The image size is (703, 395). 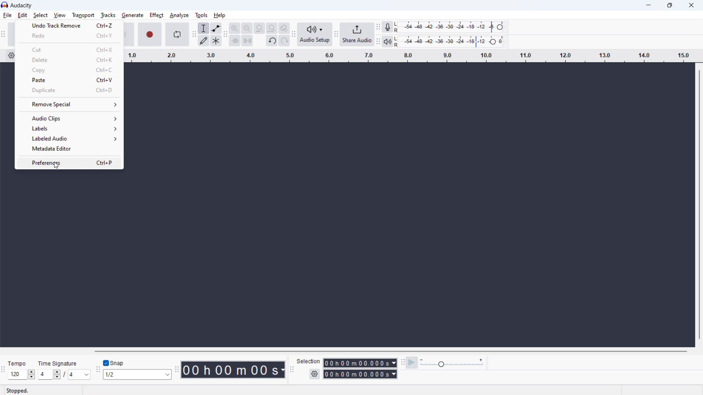 I want to click on fit selection to width, so click(x=259, y=28).